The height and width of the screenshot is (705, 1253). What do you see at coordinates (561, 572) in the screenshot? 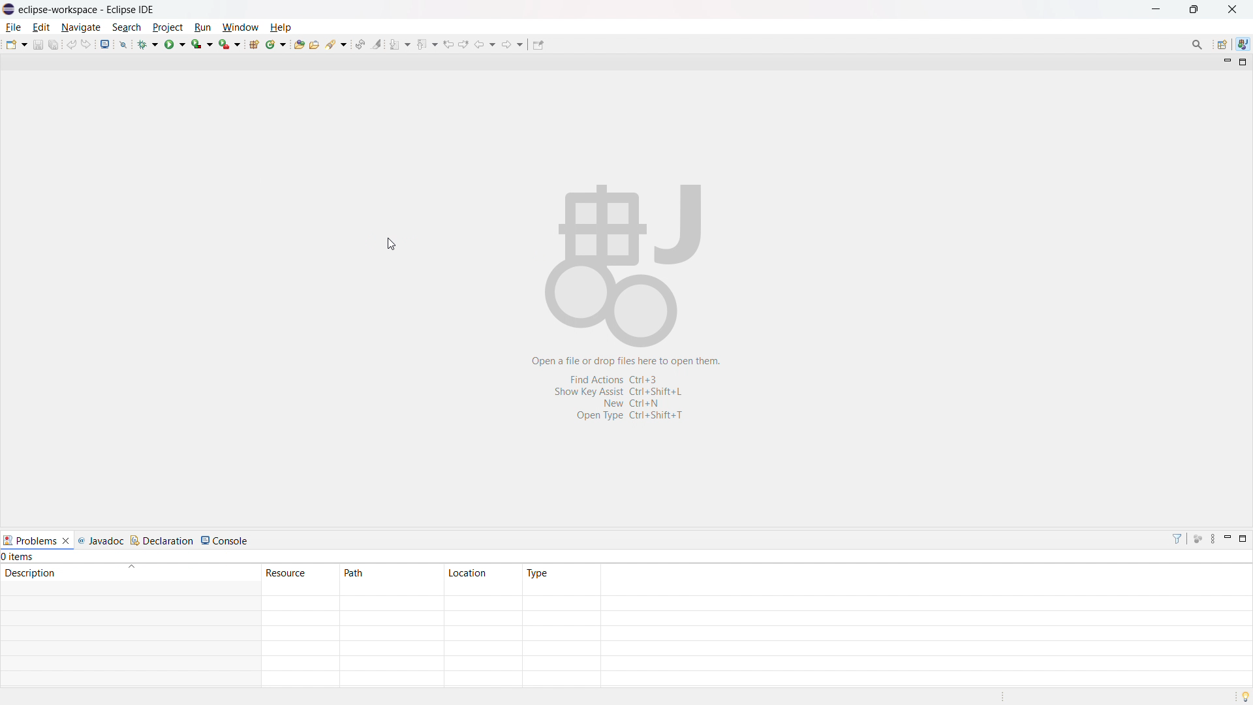
I see `type` at bounding box center [561, 572].